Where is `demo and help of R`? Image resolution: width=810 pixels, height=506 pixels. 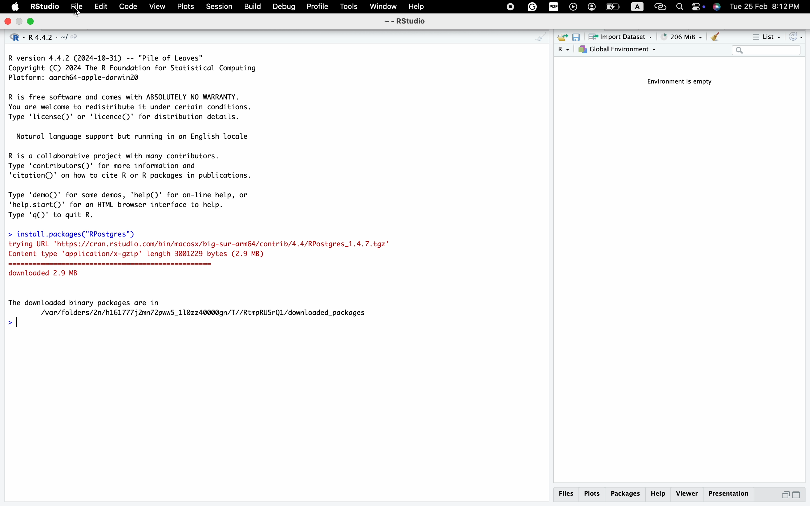
demo and help of R is located at coordinates (135, 204).